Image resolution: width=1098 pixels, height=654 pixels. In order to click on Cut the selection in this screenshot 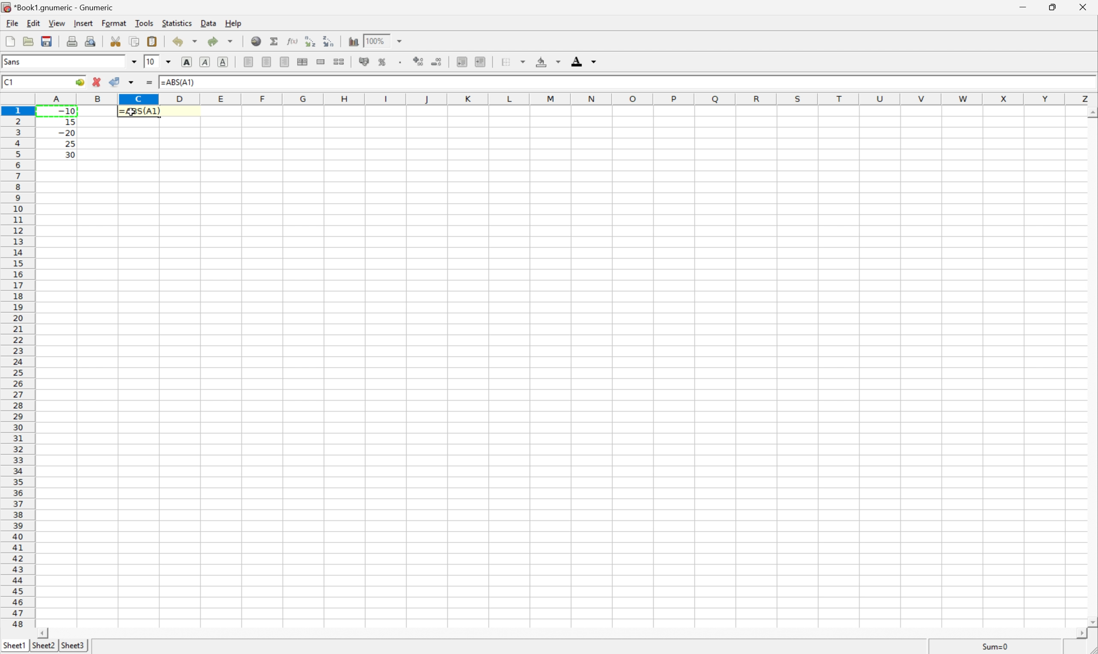, I will do `click(117, 41)`.